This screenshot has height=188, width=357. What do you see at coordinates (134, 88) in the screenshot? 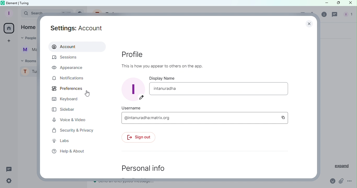
I see `Display image` at bounding box center [134, 88].